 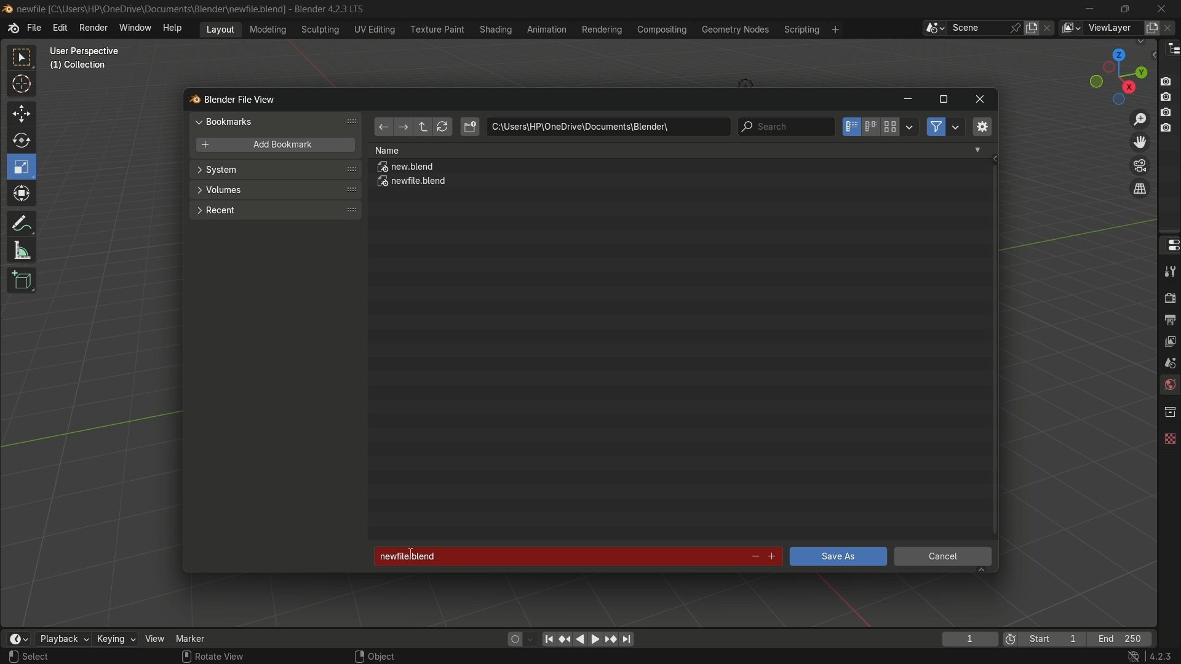 What do you see at coordinates (907, 100) in the screenshot?
I see `minimize` at bounding box center [907, 100].